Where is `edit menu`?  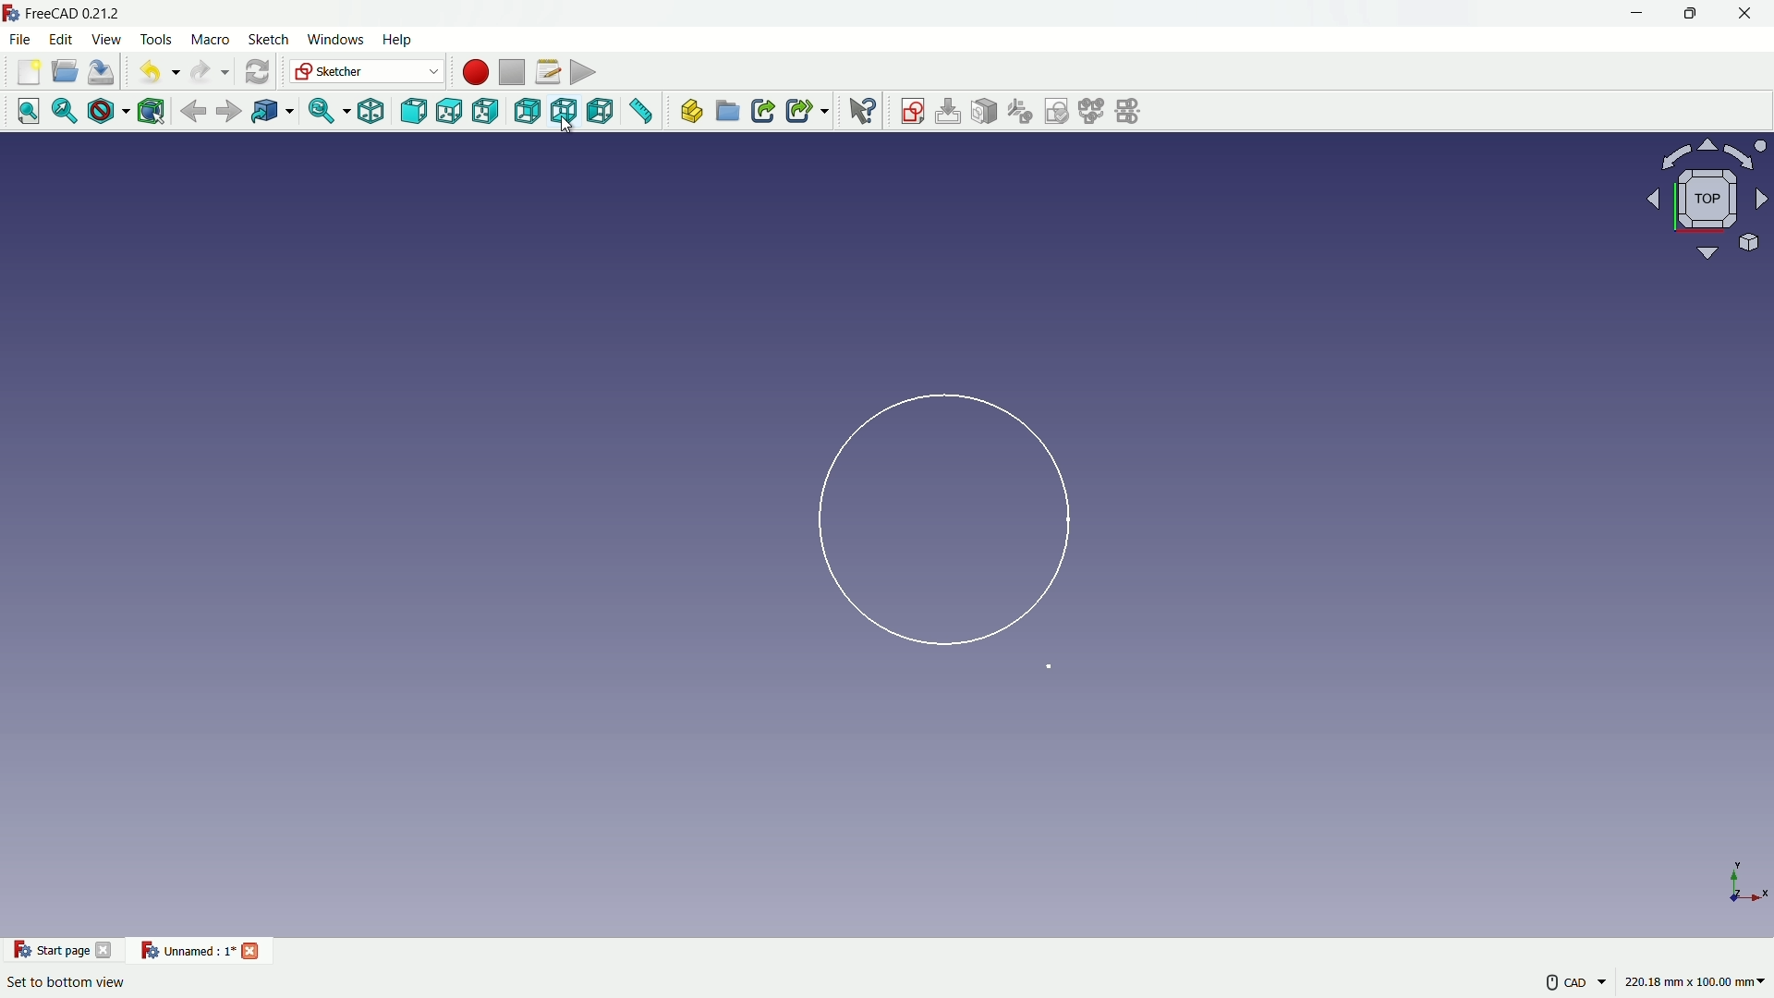 edit menu is located at coordinates (62, 41).